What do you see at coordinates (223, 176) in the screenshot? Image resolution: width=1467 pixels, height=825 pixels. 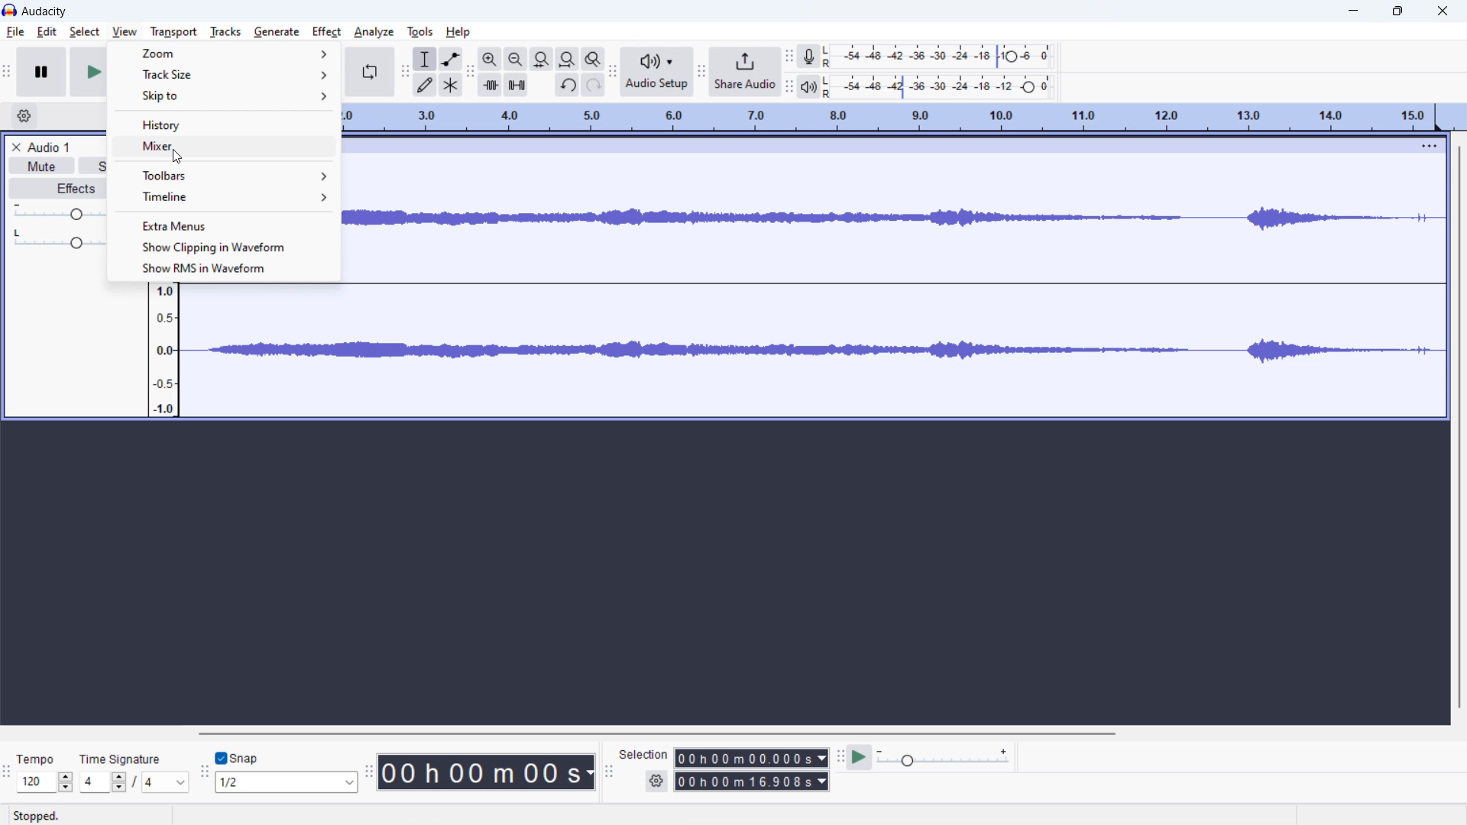 I see `toolbars` at bounding box center [223, 176].